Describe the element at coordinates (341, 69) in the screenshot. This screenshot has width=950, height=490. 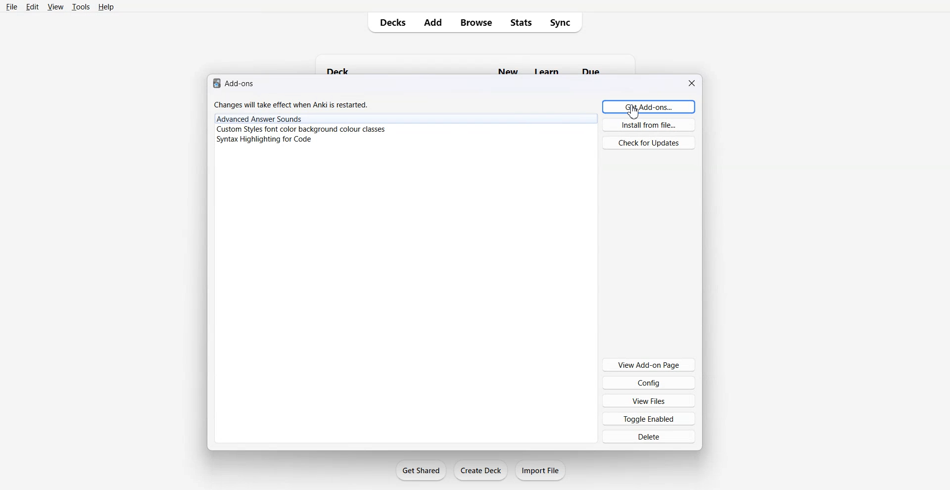
I see `deck` at that location.